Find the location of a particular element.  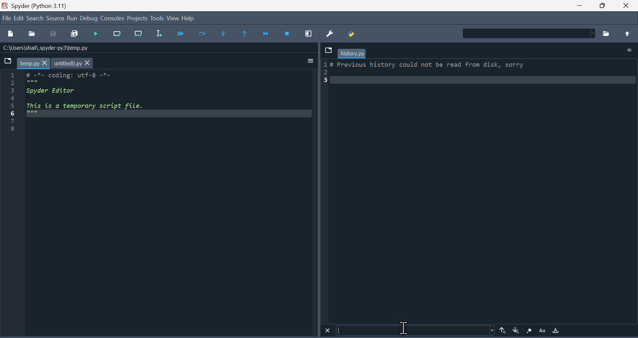

Step into function is located at coordinates (225, 34).